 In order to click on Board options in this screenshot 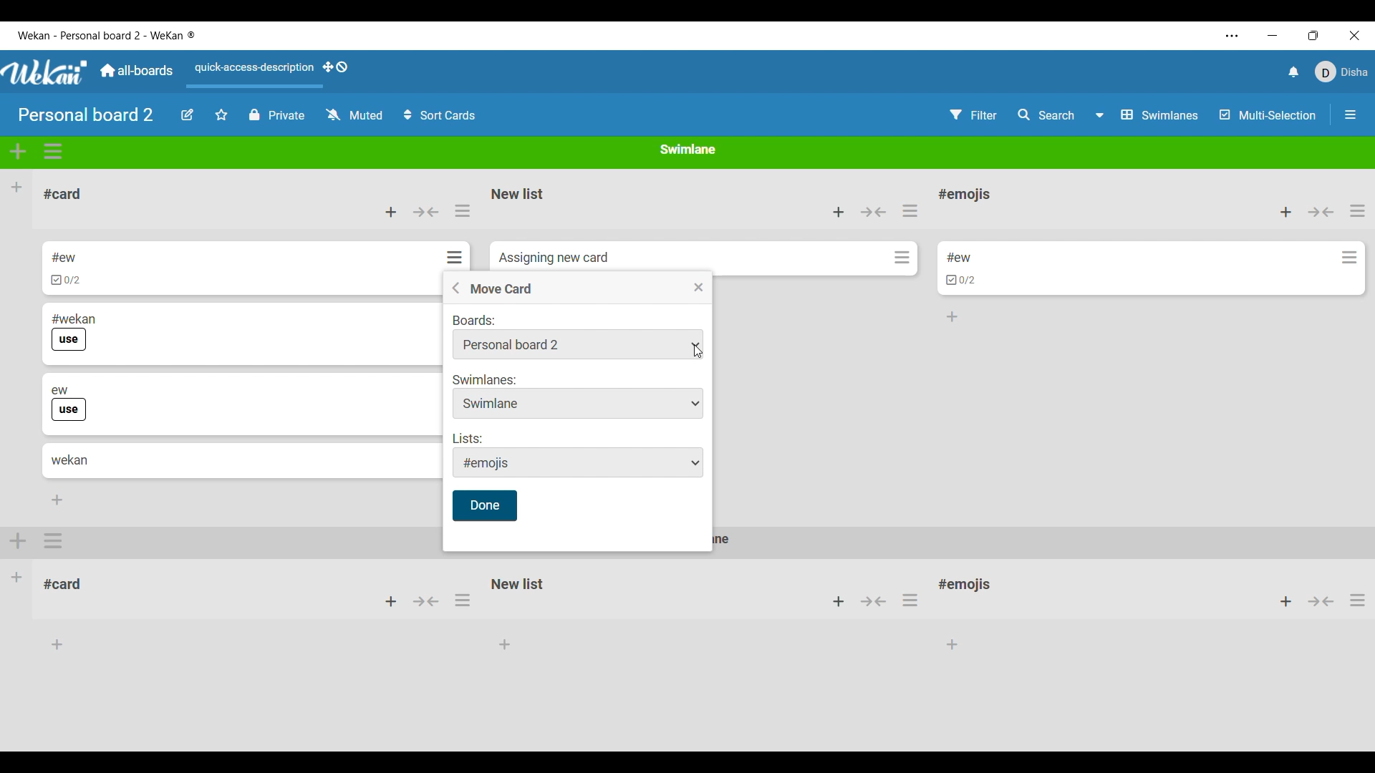, I will do `click(577, 344)`.